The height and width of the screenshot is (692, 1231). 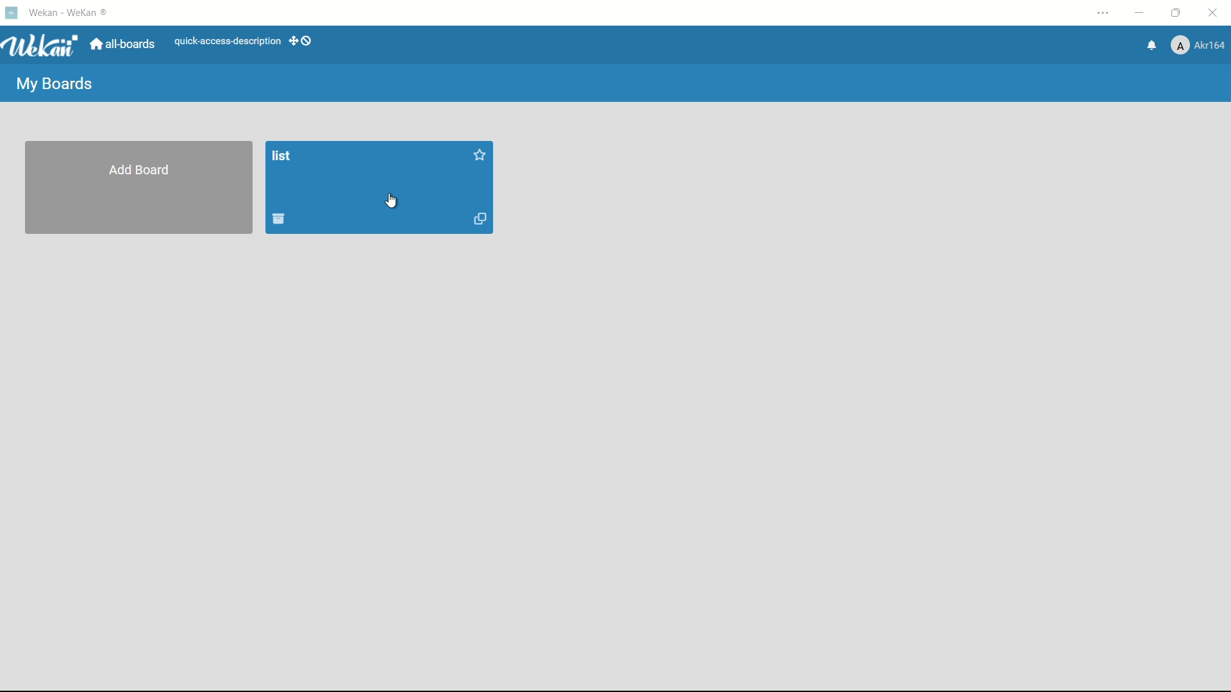 I want to click on minimize, so click(x=1142, y=13).